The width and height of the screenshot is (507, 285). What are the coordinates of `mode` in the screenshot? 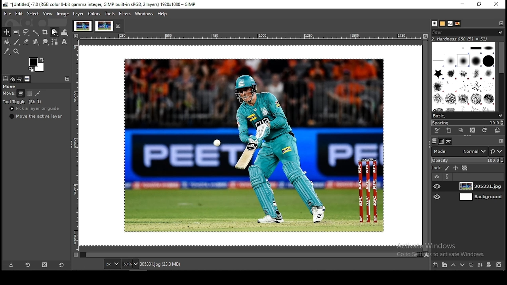 It's located at (459, 151).